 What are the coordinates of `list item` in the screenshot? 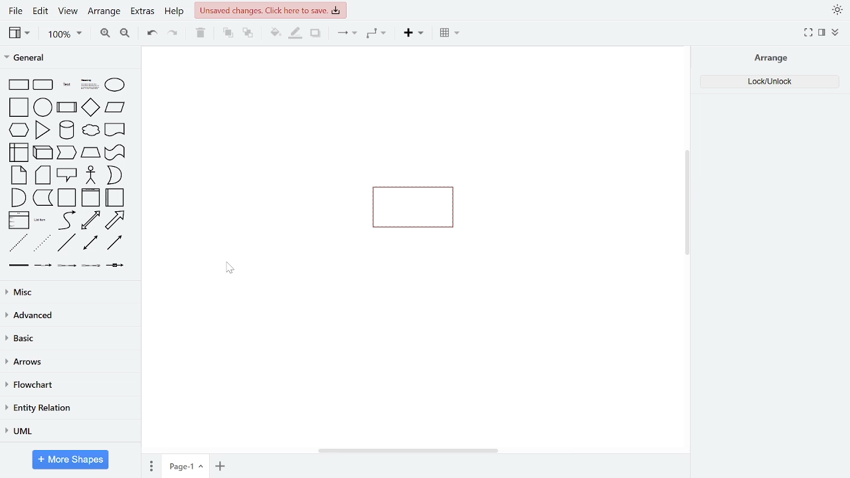 It's located at (41, 221).